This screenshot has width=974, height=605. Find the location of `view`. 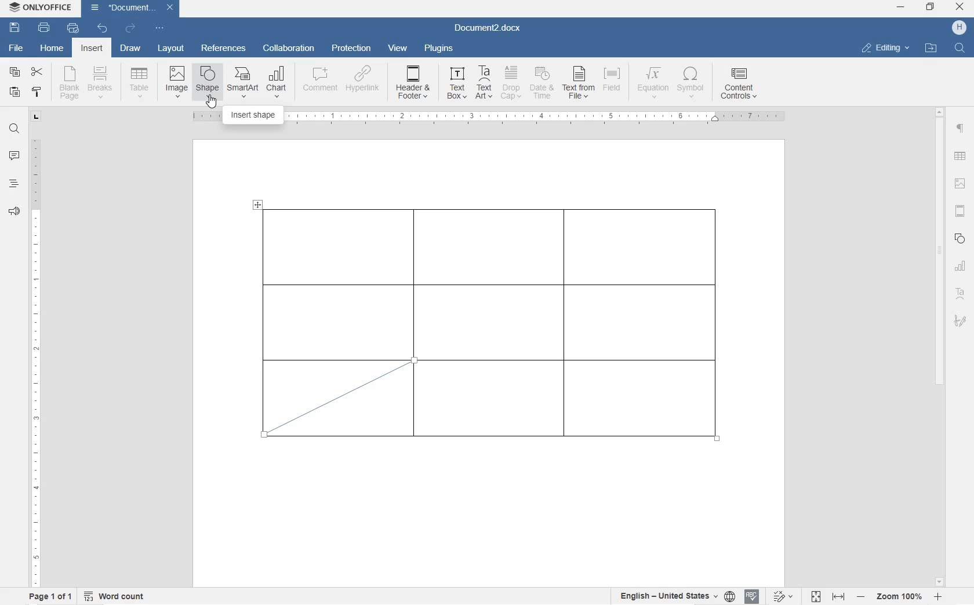

view is located at coordinates (399, 49).